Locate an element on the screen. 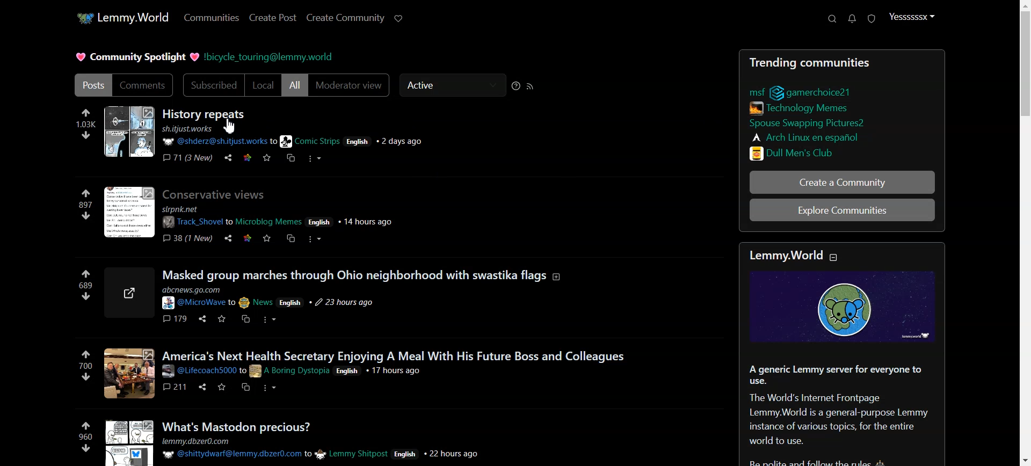 The image size is (1031, 466). Copy is located at coordinates (247, 320).